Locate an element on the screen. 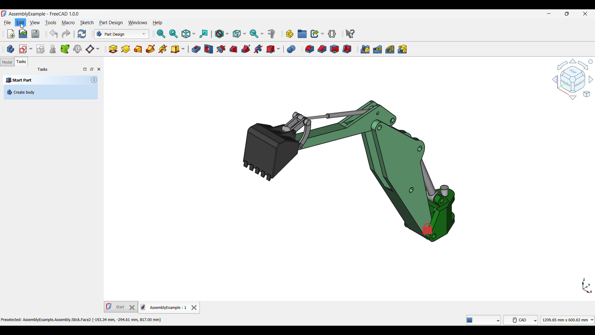 Image resolution: width=595 pixels, height=335 pixels. Sync view options is located at coordinates (257, 34).